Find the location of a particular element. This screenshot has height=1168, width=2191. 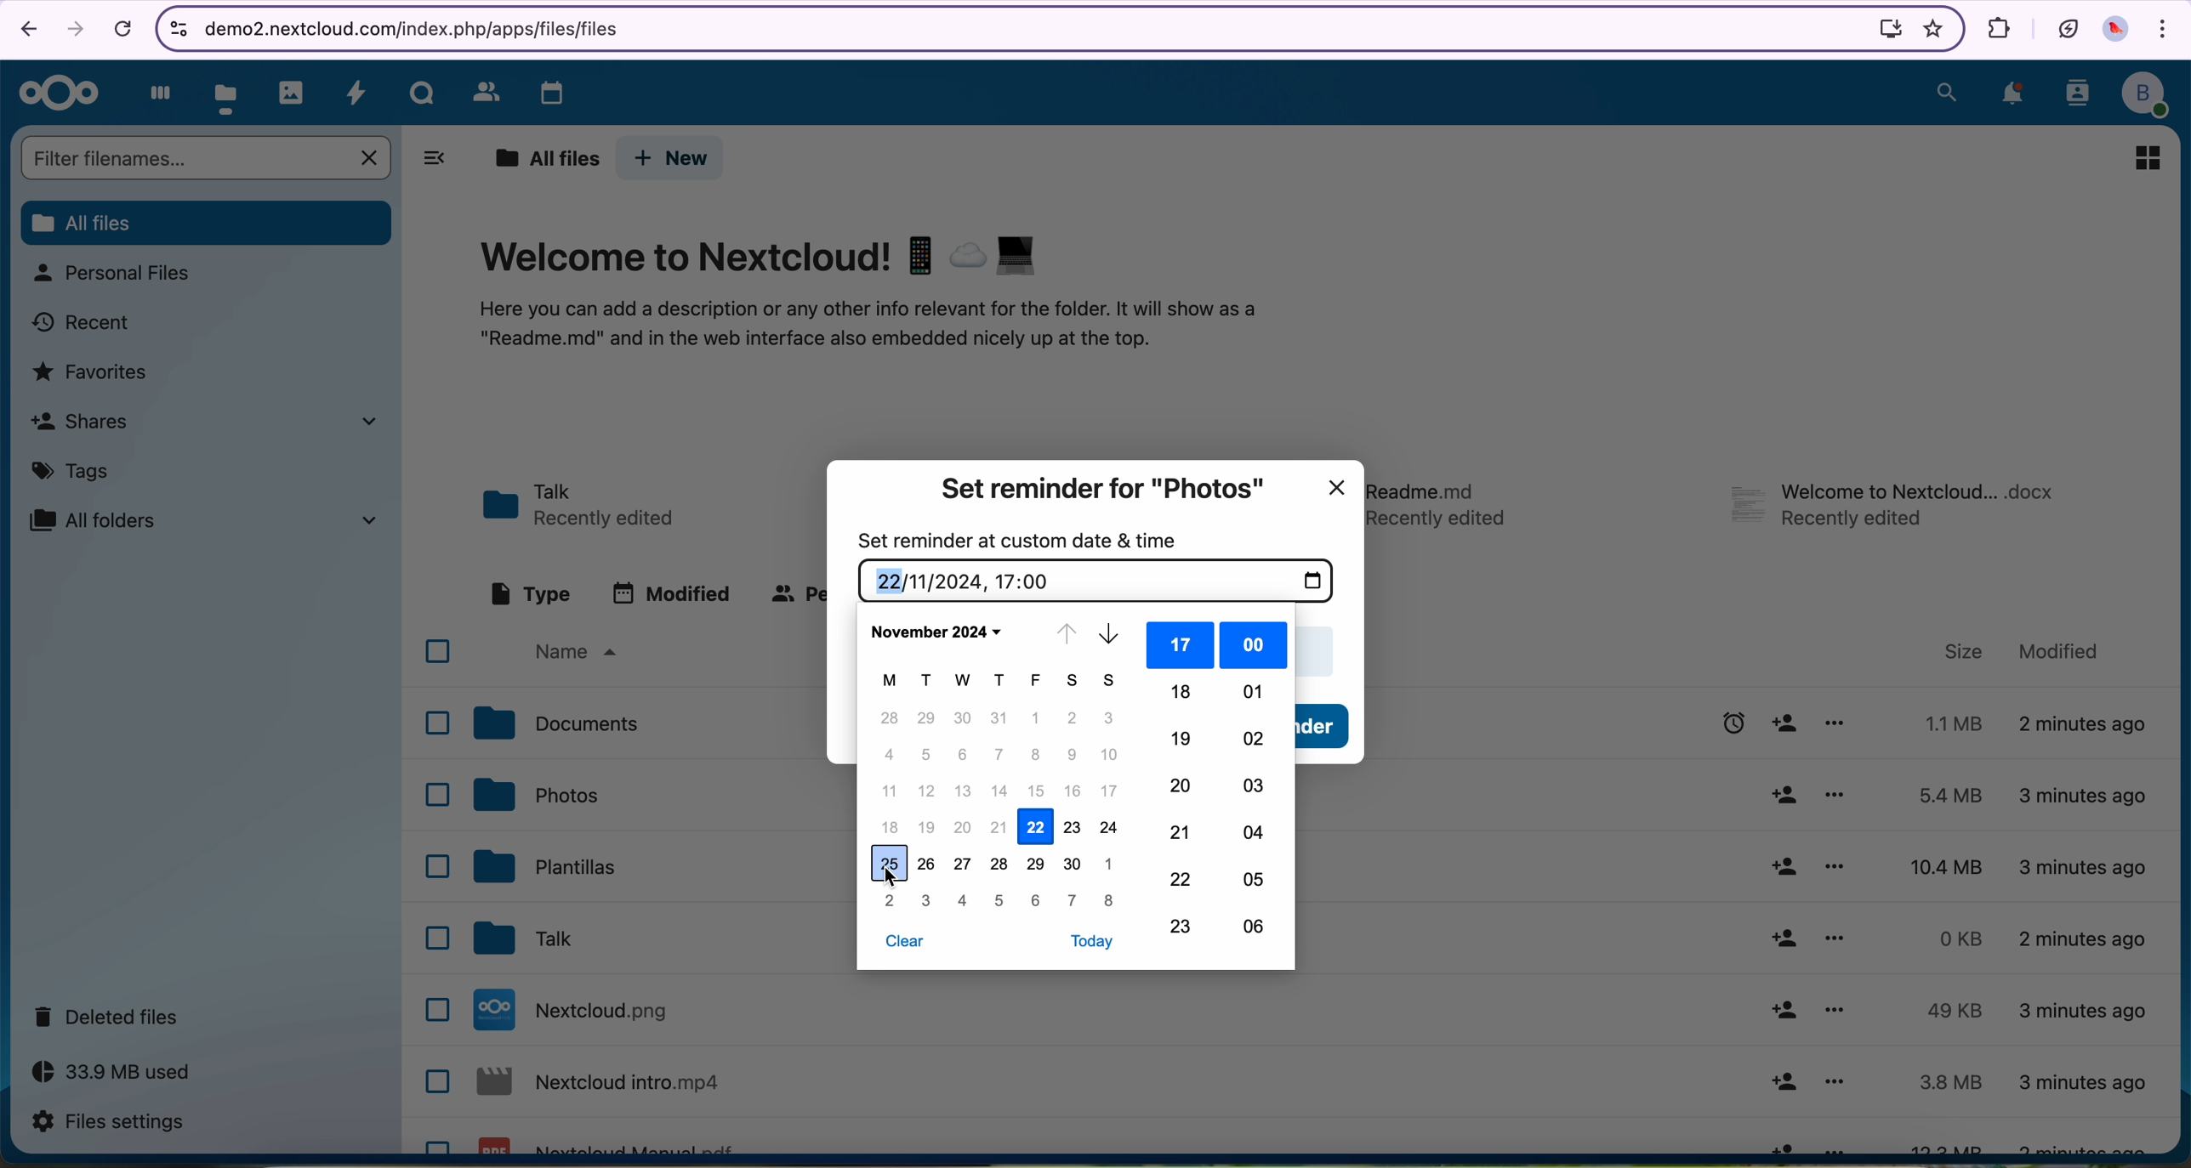

friday is located at coordinates (1040, 681).